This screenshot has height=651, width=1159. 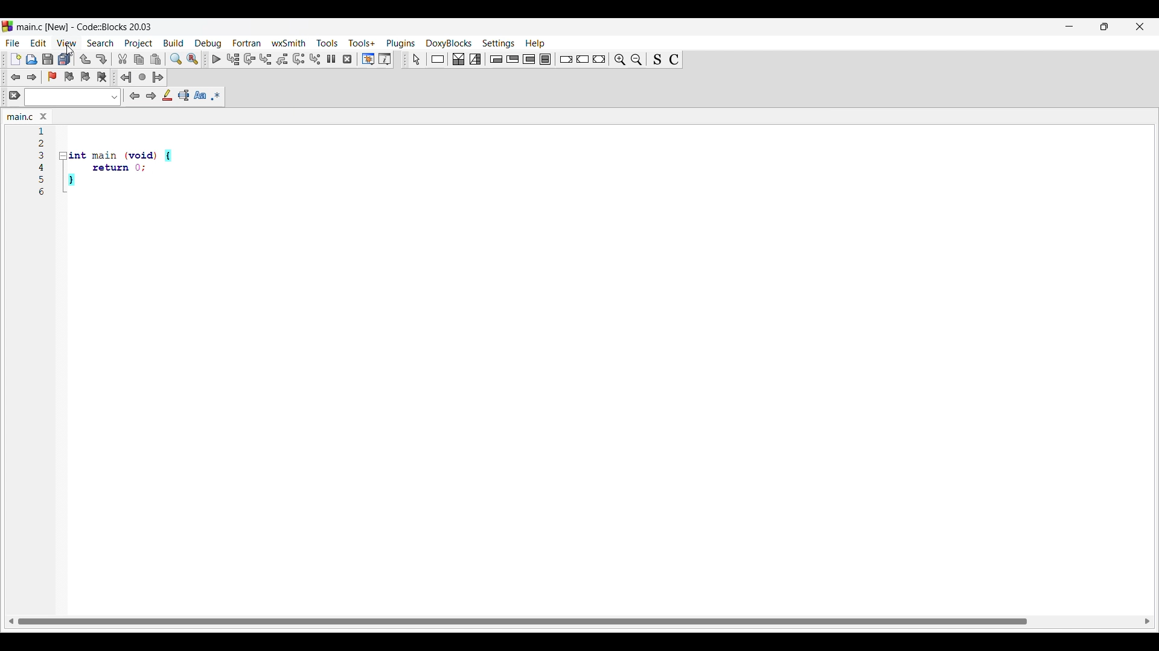 I want to click on Entry condition loop, so click(x=497, y=59).